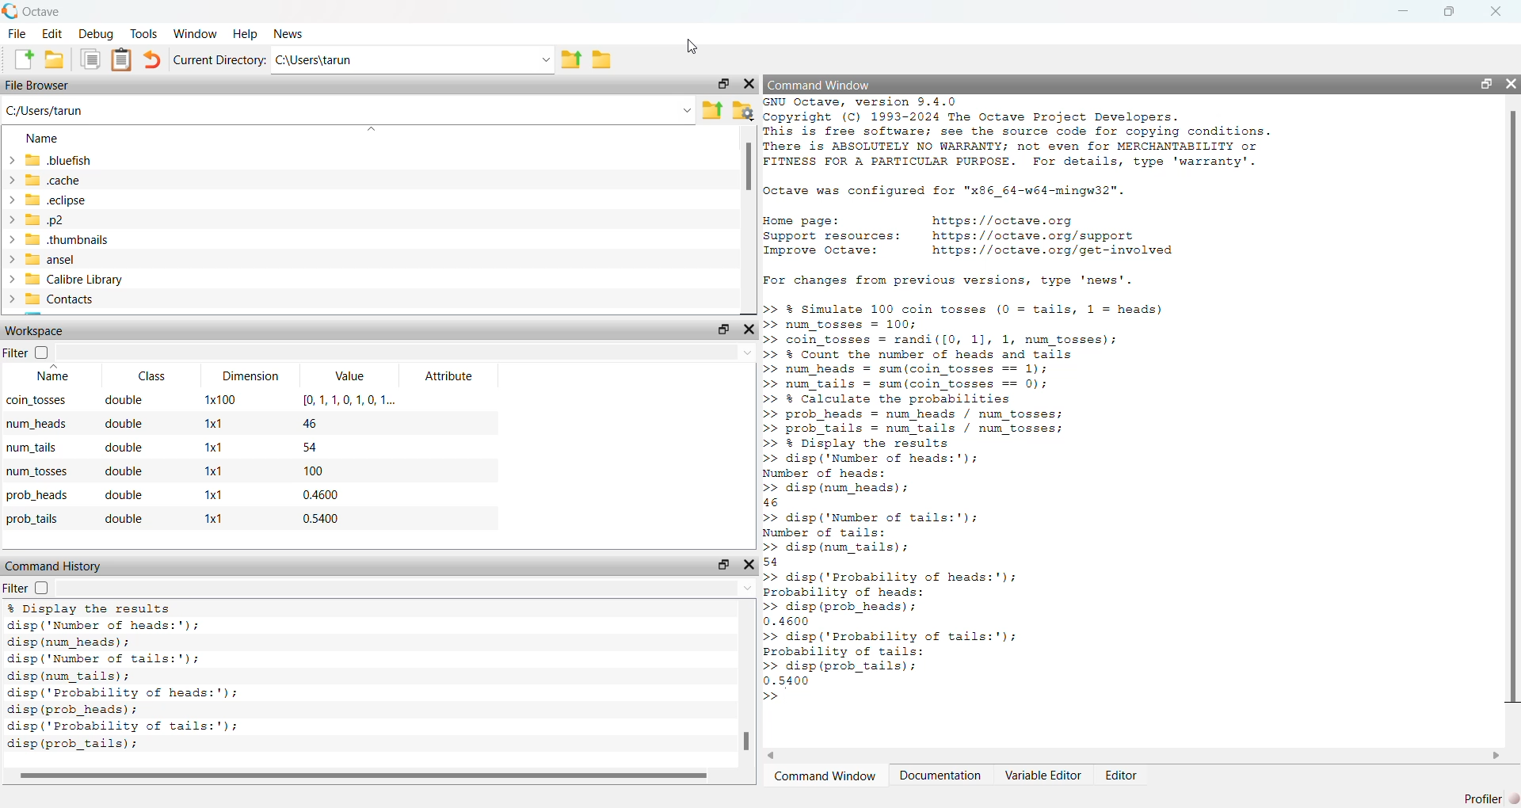  What do you see at coordinates (1511, 84) in the screenshot?
I see `close` at bounding box center [1511, 84].